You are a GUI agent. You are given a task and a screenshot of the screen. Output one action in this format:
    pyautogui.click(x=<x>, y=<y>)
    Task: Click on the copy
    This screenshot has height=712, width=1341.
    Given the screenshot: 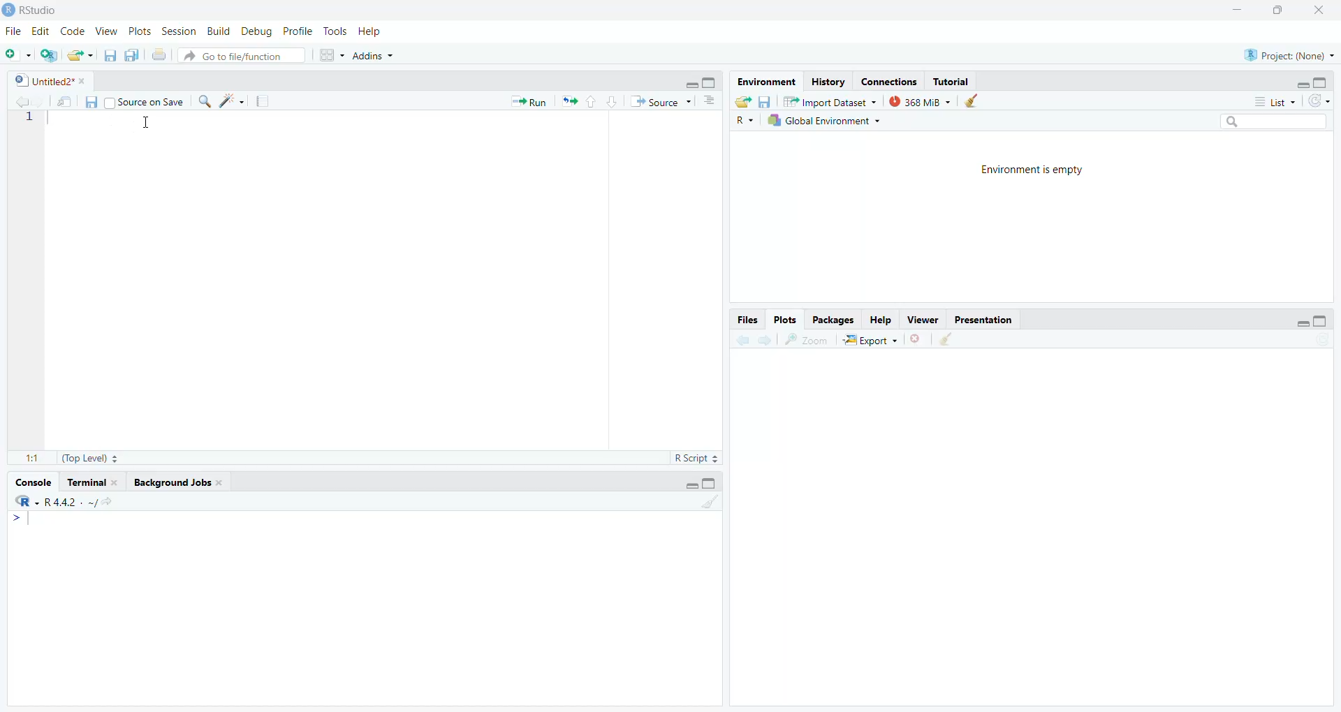 What is the action you would take?
    pyautogui.click(x=133, y=58)
    